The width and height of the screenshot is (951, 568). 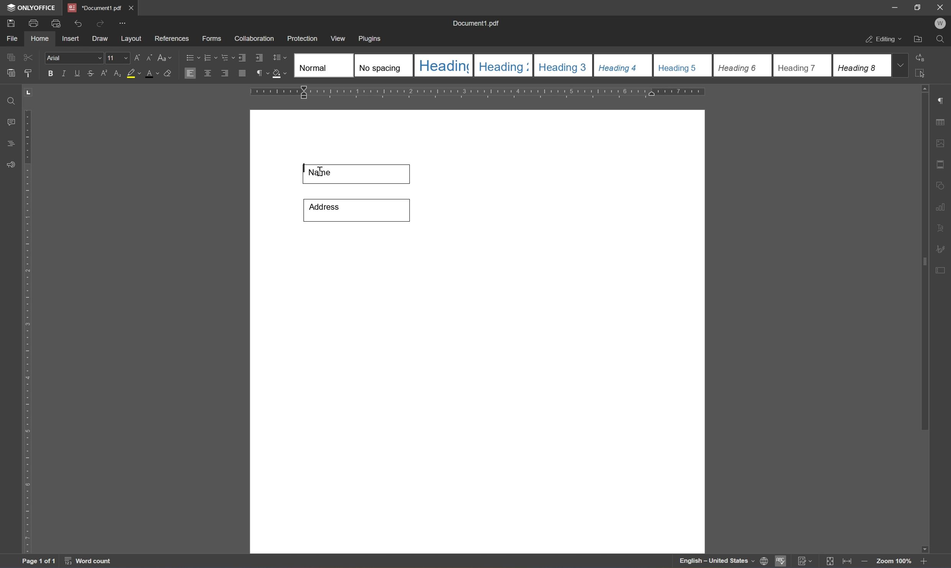 I want to click on decrement font size, so click(x=150, y=58).